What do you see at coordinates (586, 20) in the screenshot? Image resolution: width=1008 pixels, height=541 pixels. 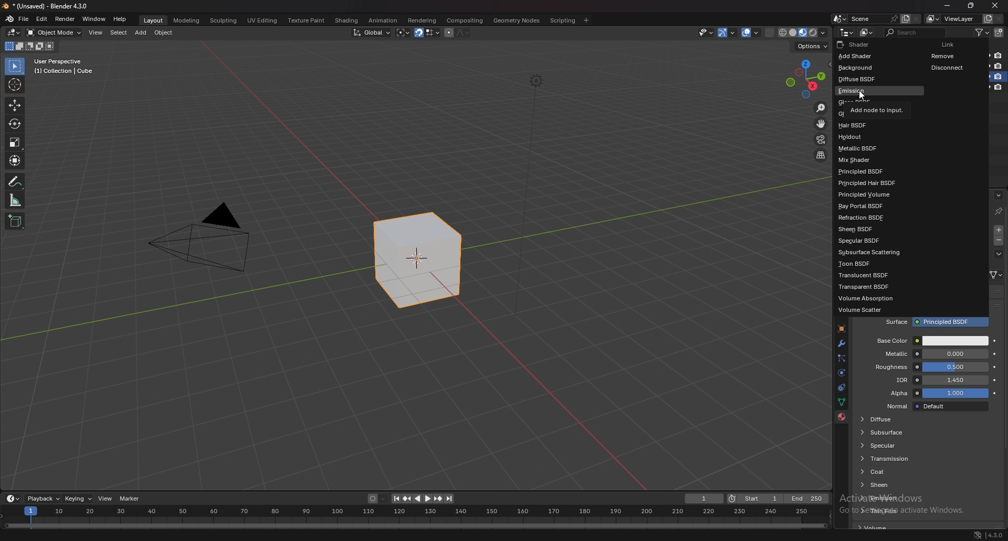 I see `add workspace` at bounding box center [586, 20].